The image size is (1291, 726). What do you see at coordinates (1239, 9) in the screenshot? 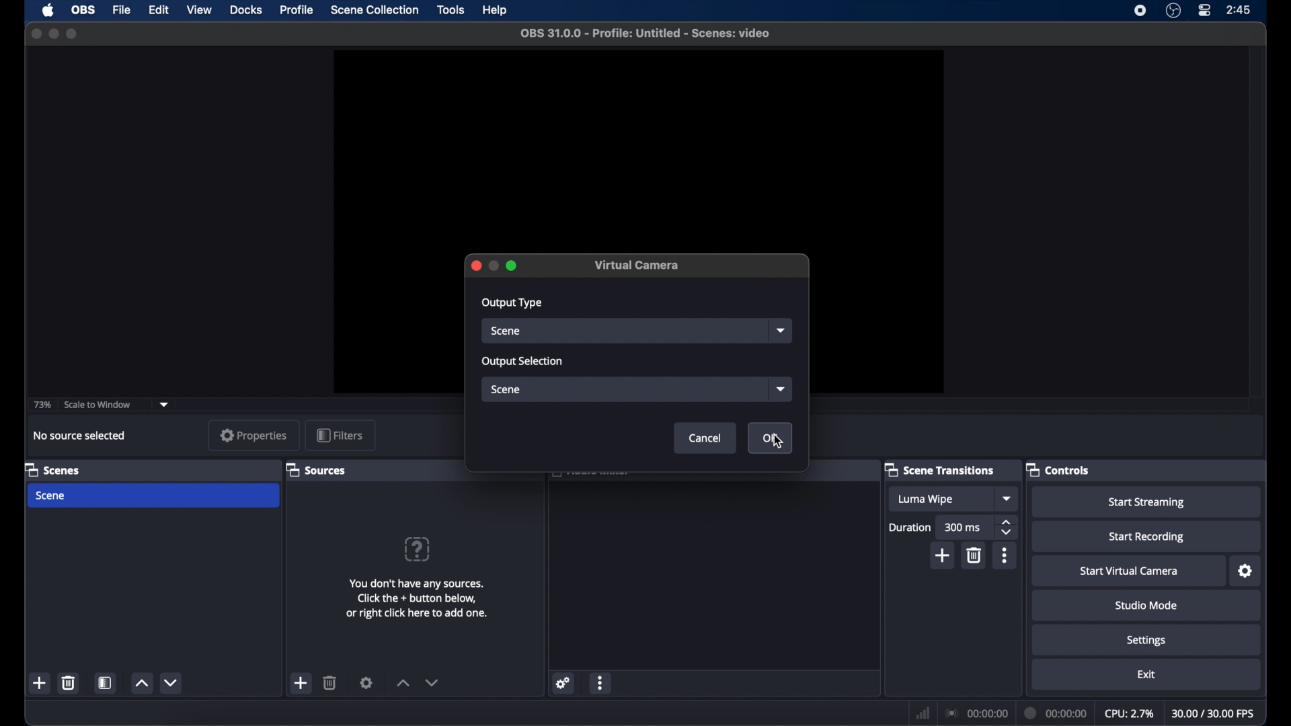
I see `time` at bounding box center [1239, 9].